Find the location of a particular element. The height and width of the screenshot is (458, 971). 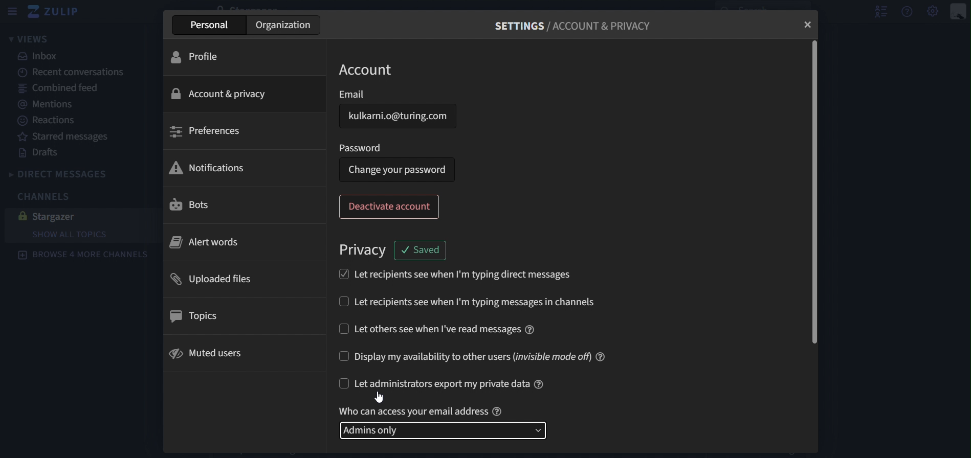

inbox is located at coordinates (41, 58).